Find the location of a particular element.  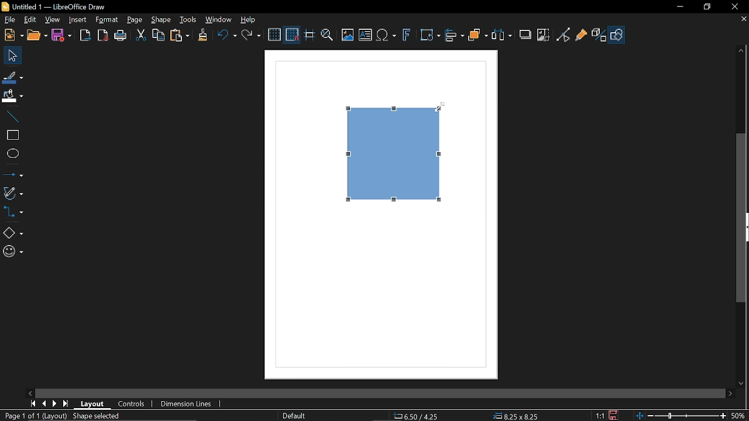

Ellipse  is located at coordinates (12, 154).